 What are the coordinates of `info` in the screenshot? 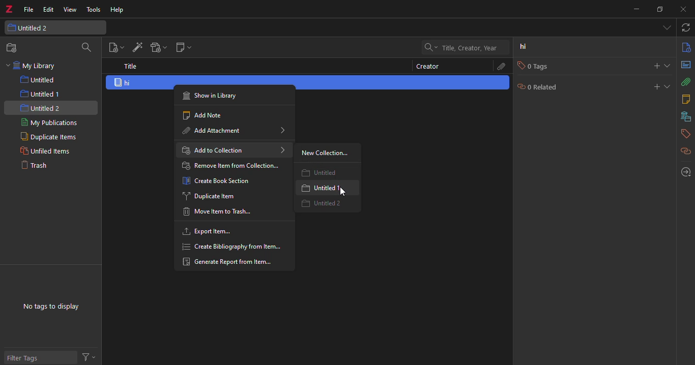 It's located at (684, 48).